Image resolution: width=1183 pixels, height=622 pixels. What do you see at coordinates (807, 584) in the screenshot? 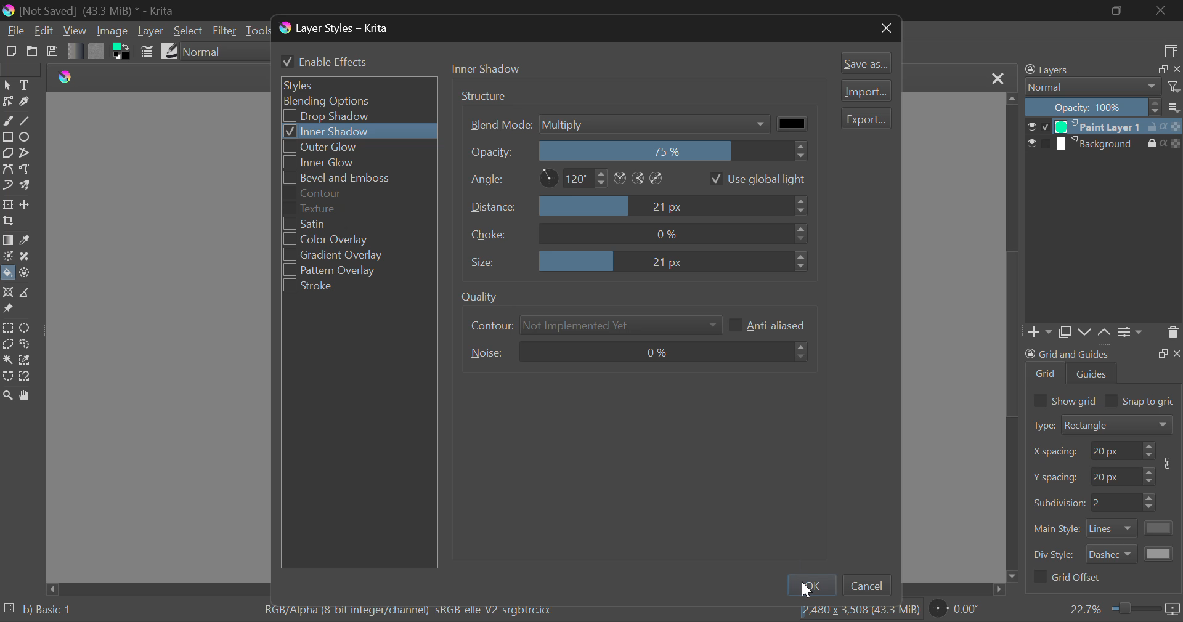
I see `Ok` at bounding box center [807, 584].